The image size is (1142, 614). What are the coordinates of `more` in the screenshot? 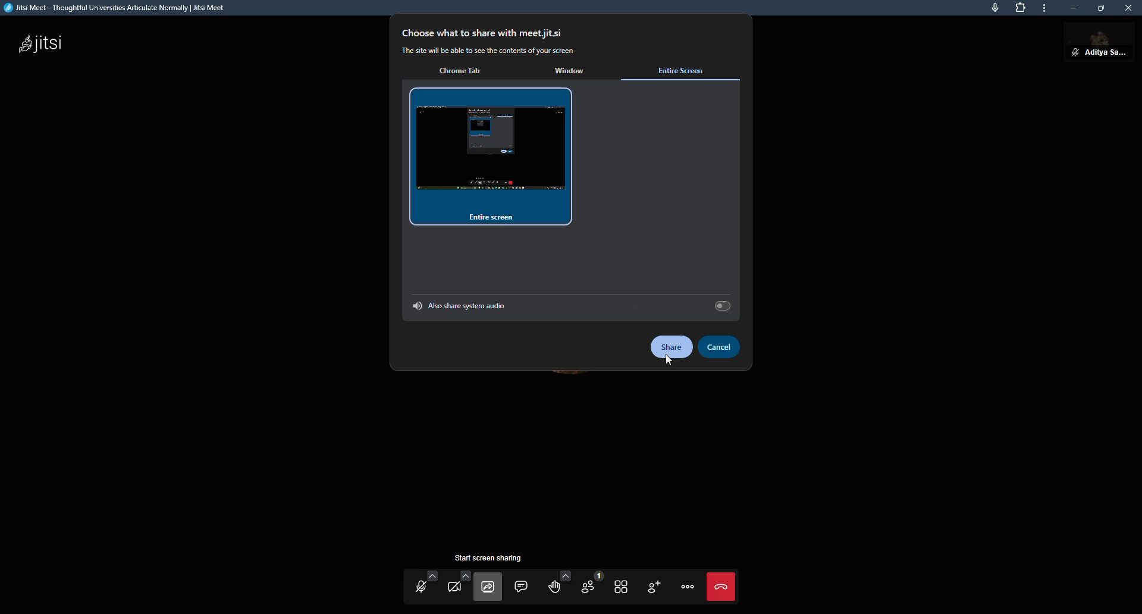 It's located at (1044, 8).